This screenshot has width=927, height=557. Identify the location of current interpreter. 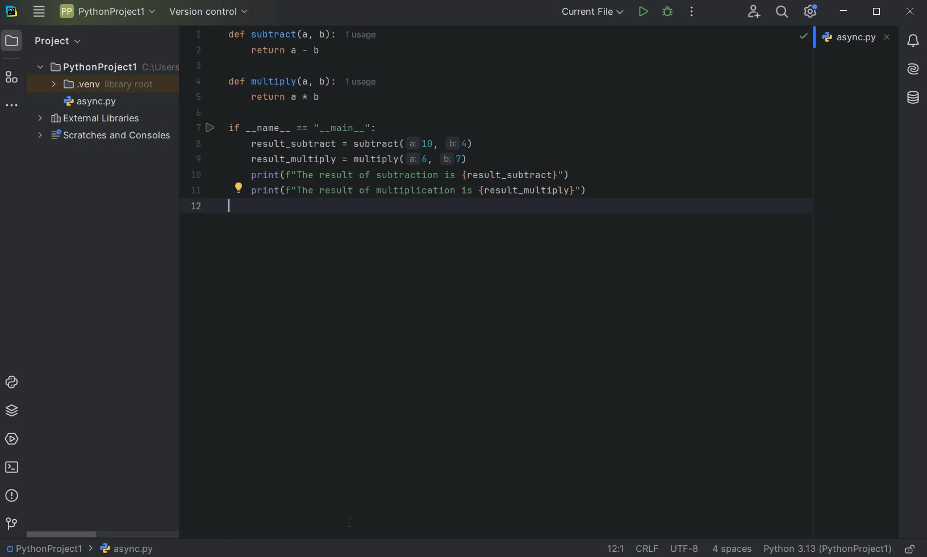
(828, 548).